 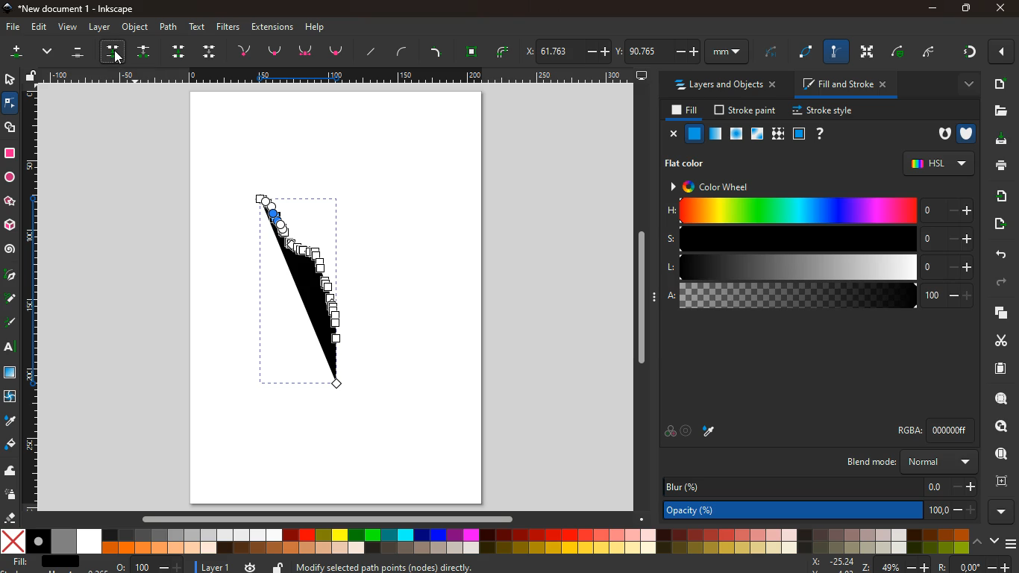 What do you see at coordinates (12, 324) in the screenshot?
I see `pencil tool` at bounding box center [12, 324].